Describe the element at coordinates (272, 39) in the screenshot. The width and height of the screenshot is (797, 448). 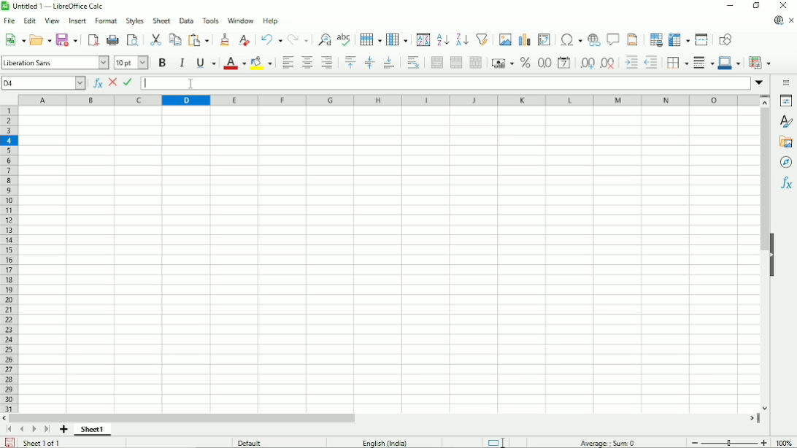
I see `Undo` at that location.